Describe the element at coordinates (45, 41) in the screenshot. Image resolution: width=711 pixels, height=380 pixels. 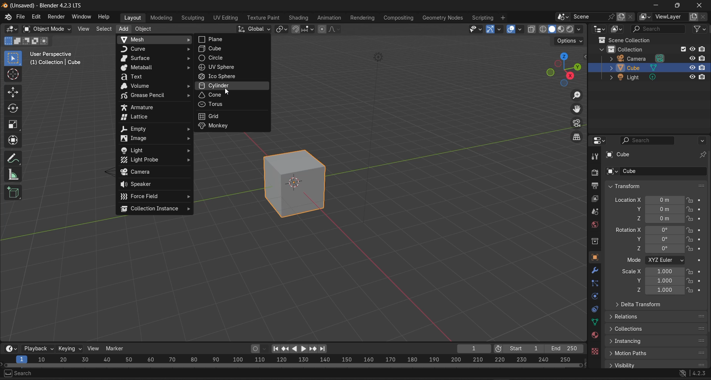
I see `mode: interact existing selection` at that location.